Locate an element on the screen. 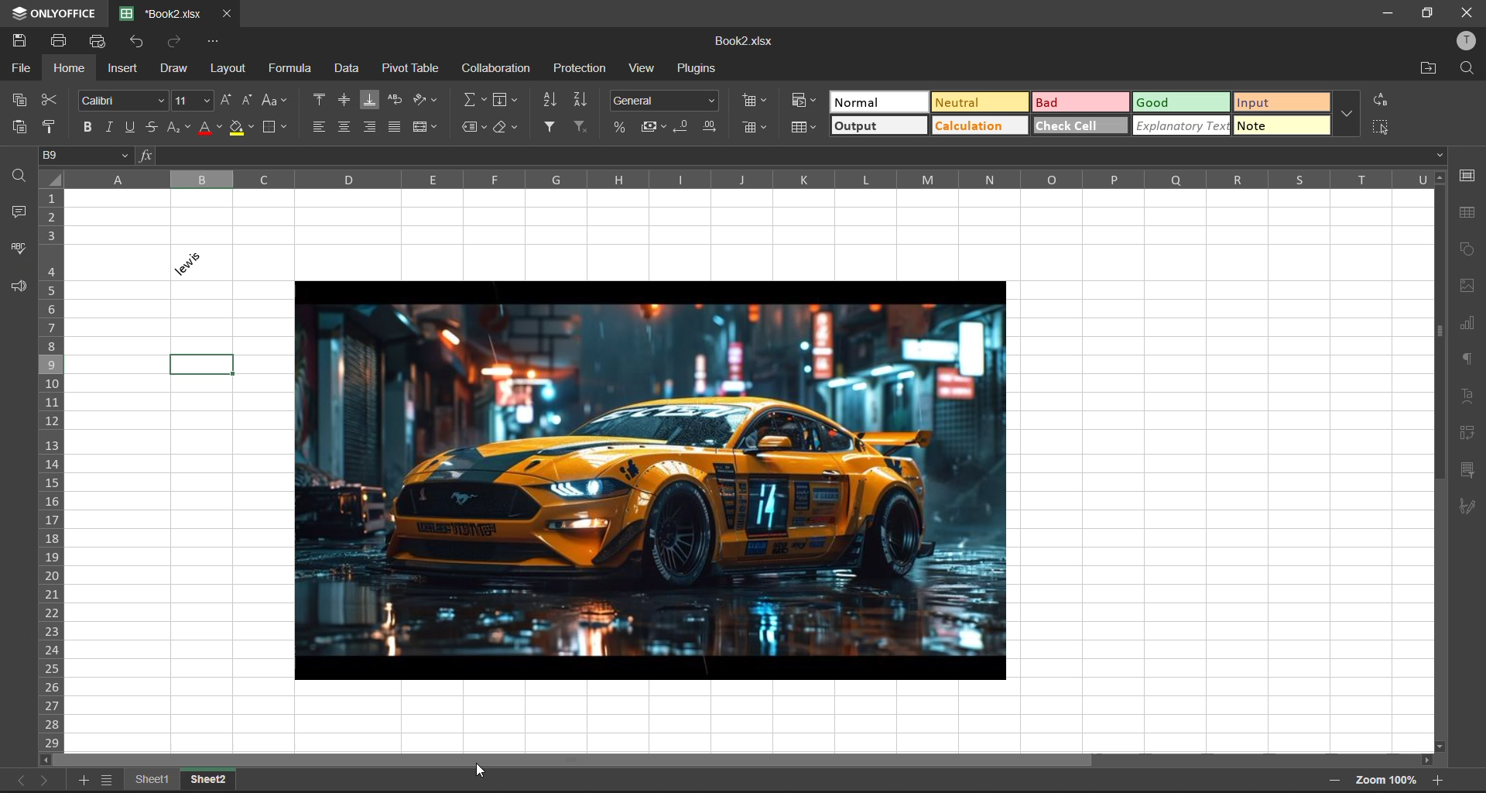  wrap text is located at coordinates (393, 101).